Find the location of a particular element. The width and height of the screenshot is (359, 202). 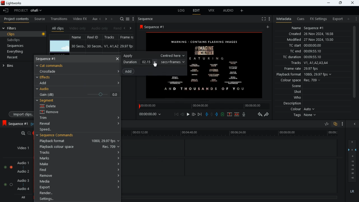

close is located at coordinates (356, 124).